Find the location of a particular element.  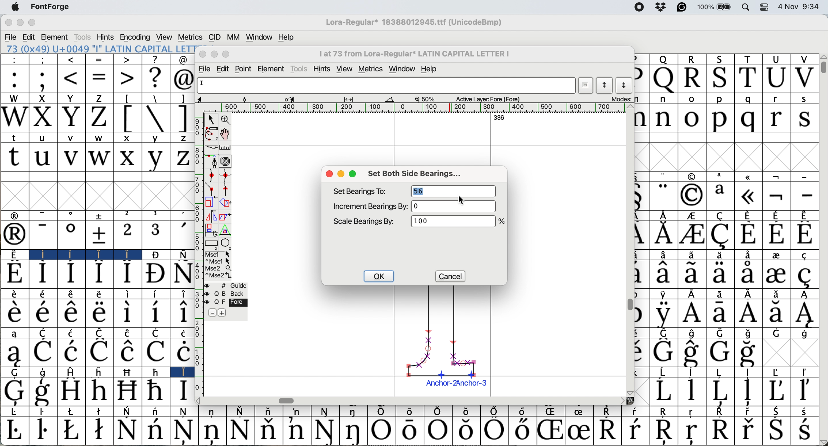

hint is located at coordinates (322, 69).